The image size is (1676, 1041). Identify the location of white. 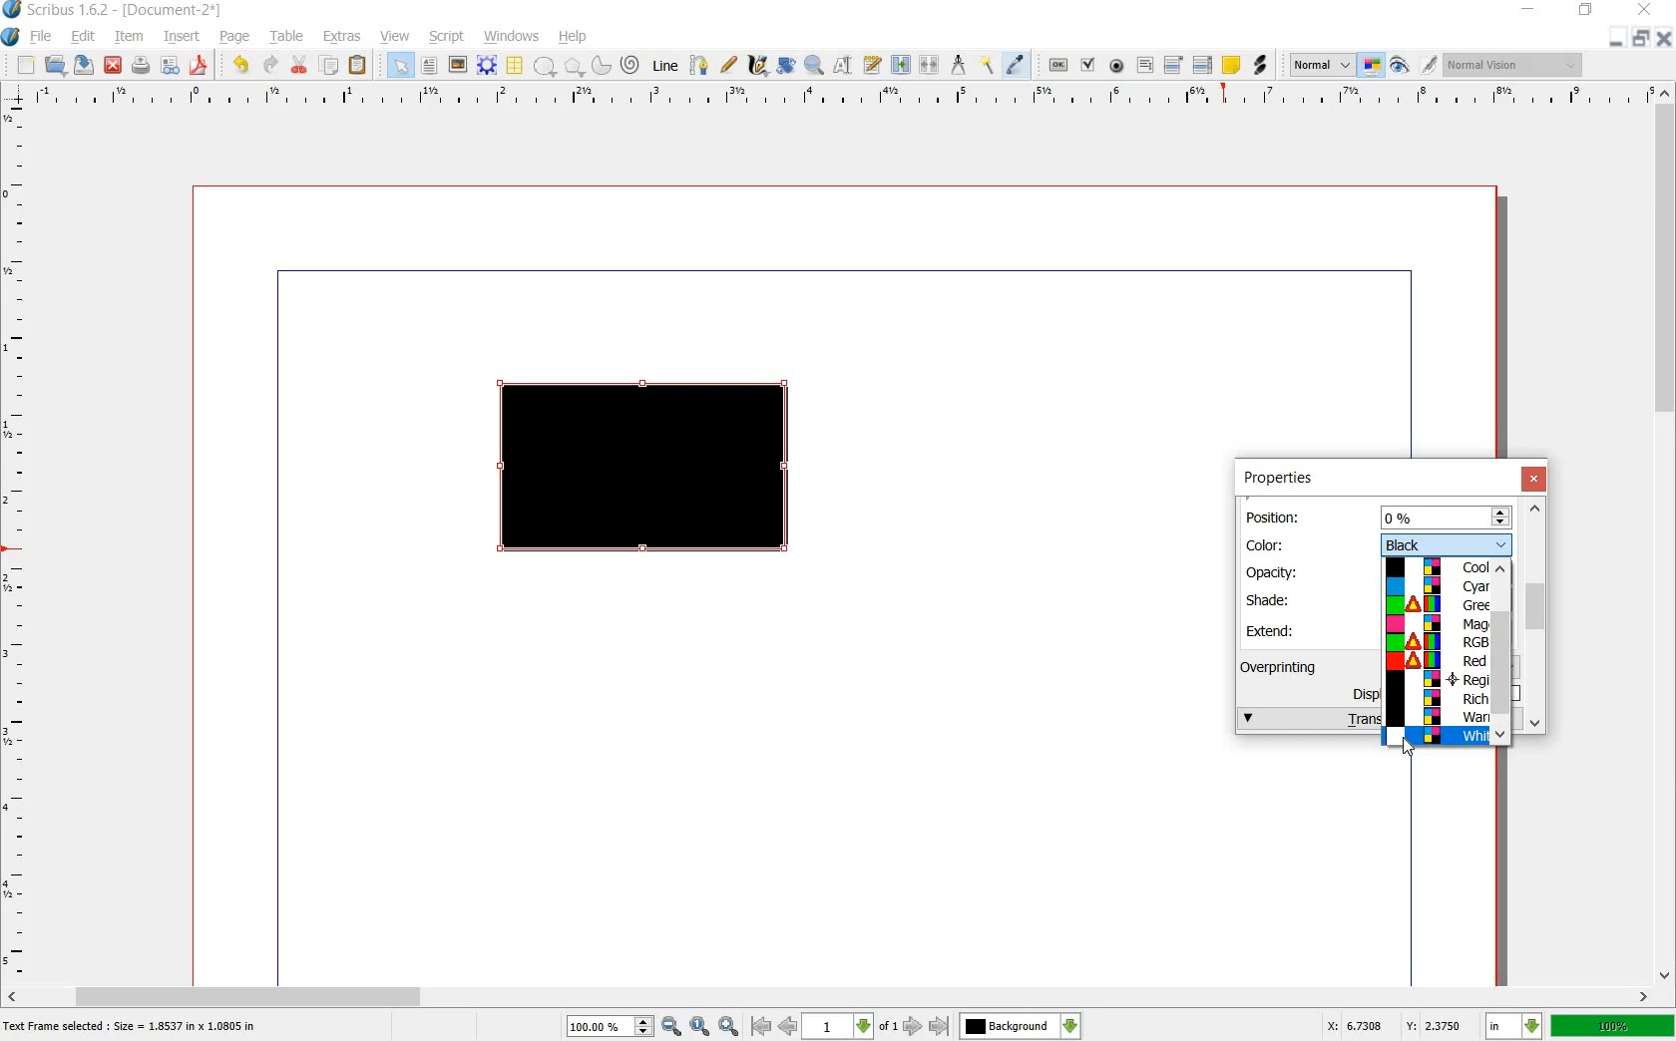
(1437, 736).